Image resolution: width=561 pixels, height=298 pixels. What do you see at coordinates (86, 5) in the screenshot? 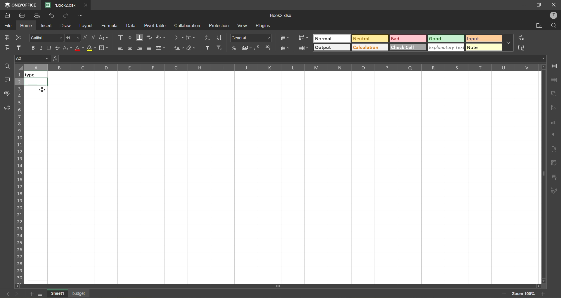
I see `close tab` at bounding box center [86, 5].